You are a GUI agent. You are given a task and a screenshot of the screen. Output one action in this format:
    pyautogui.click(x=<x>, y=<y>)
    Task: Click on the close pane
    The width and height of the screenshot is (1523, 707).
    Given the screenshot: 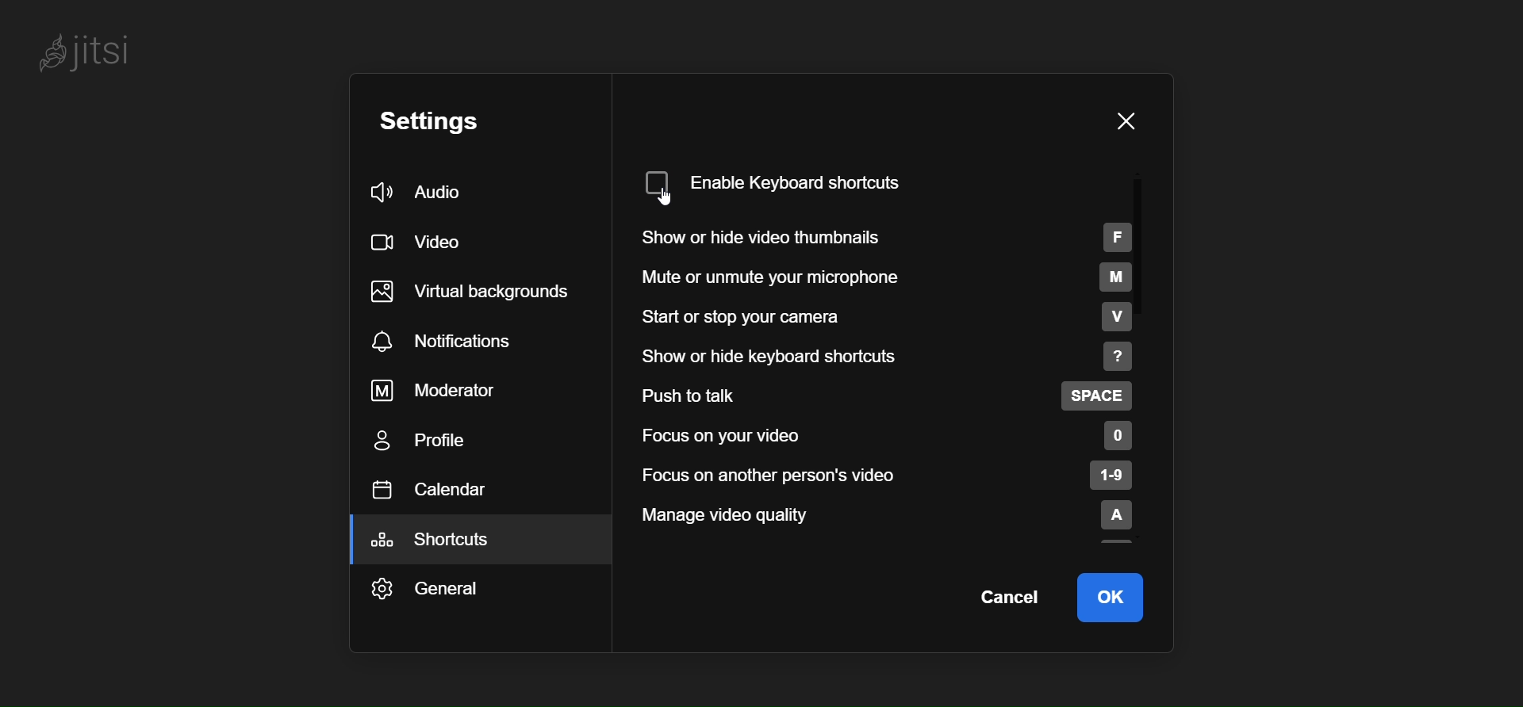 What is the action you would take?
    pyautogui.click(x=1126, y=120)
    